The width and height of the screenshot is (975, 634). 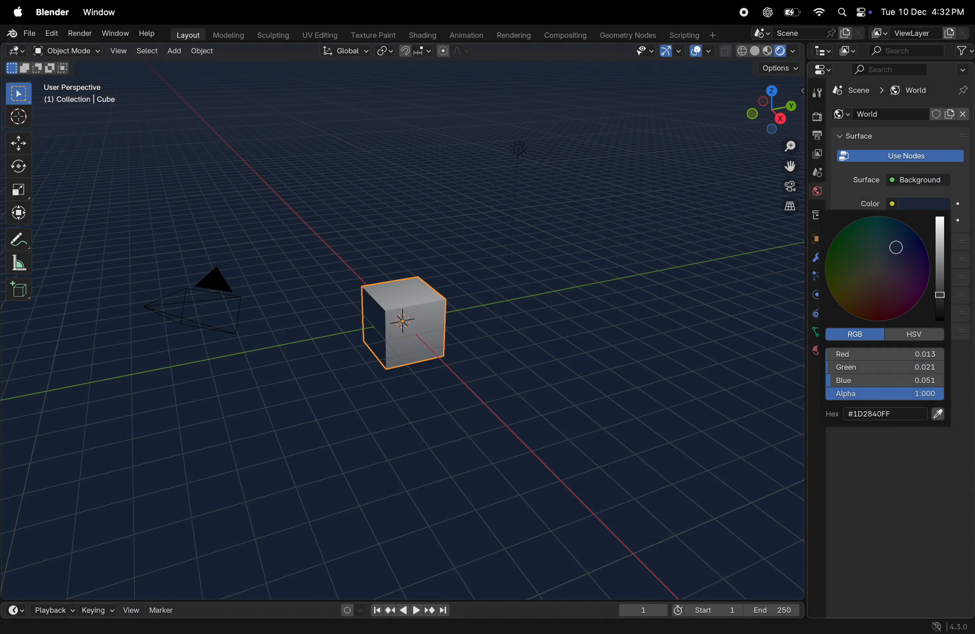 What do you see at coordinates (20, 117) in the screenshot?
I see `cursor` at bounding box center [20, 117].